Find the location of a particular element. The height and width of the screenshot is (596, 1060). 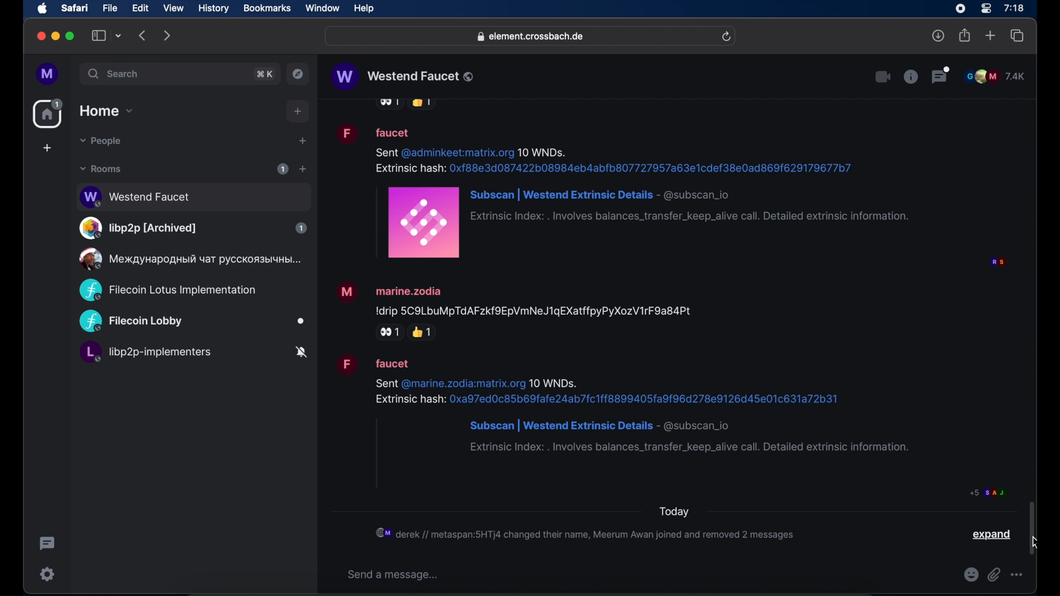

participants is located at coordinates (994, 76).